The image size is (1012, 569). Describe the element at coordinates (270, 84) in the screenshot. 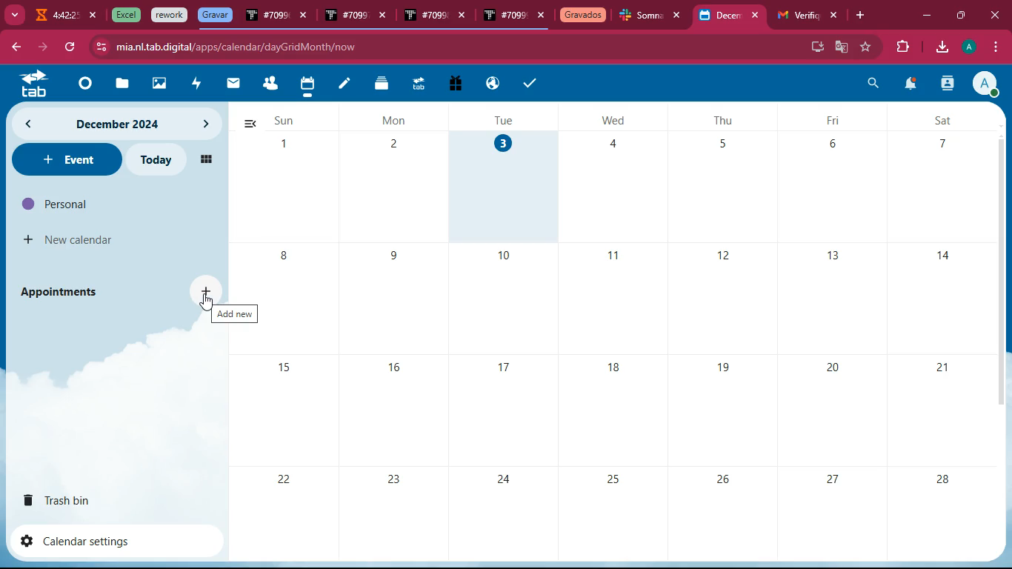

I see `people` at that location.